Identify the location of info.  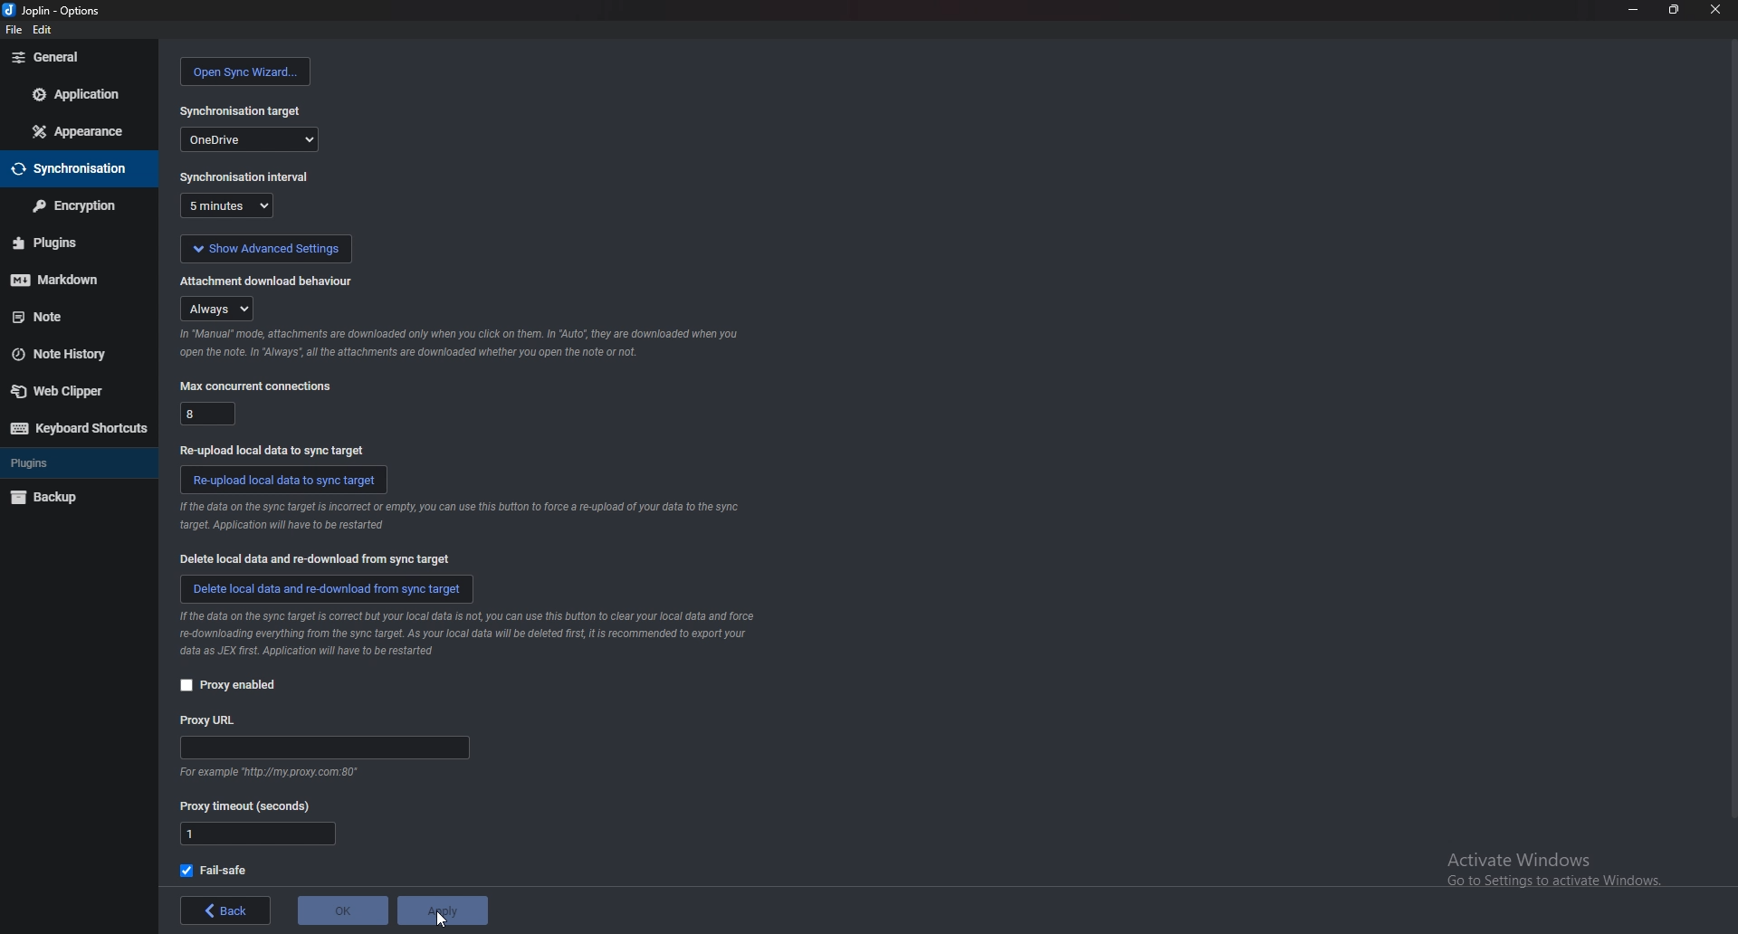
(273, 770).